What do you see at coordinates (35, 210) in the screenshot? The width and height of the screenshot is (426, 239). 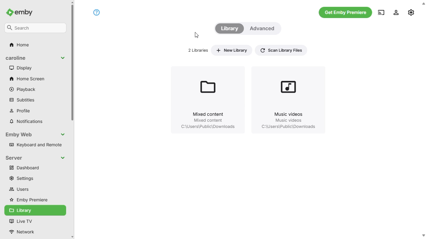 I see `library` at bounding box center [35, 210].